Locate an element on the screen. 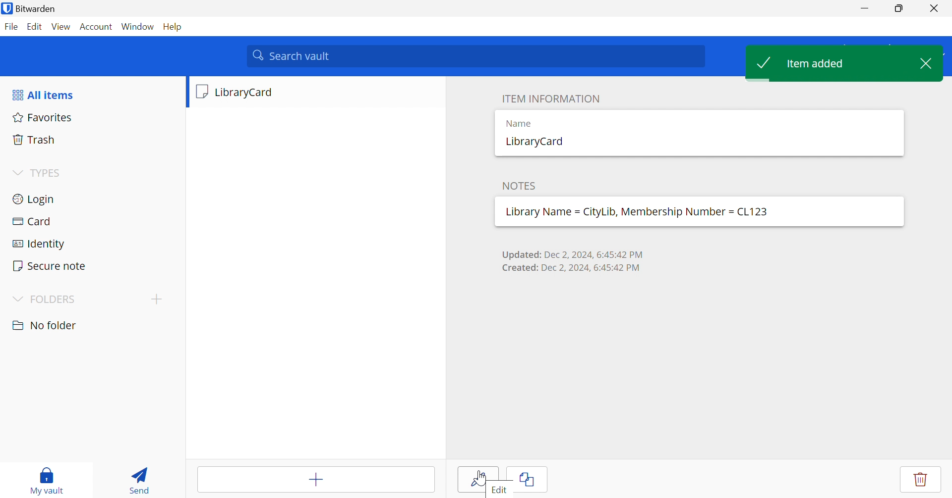 This screenshot has height=498, width=952. close is located at coordinates (933, 8).